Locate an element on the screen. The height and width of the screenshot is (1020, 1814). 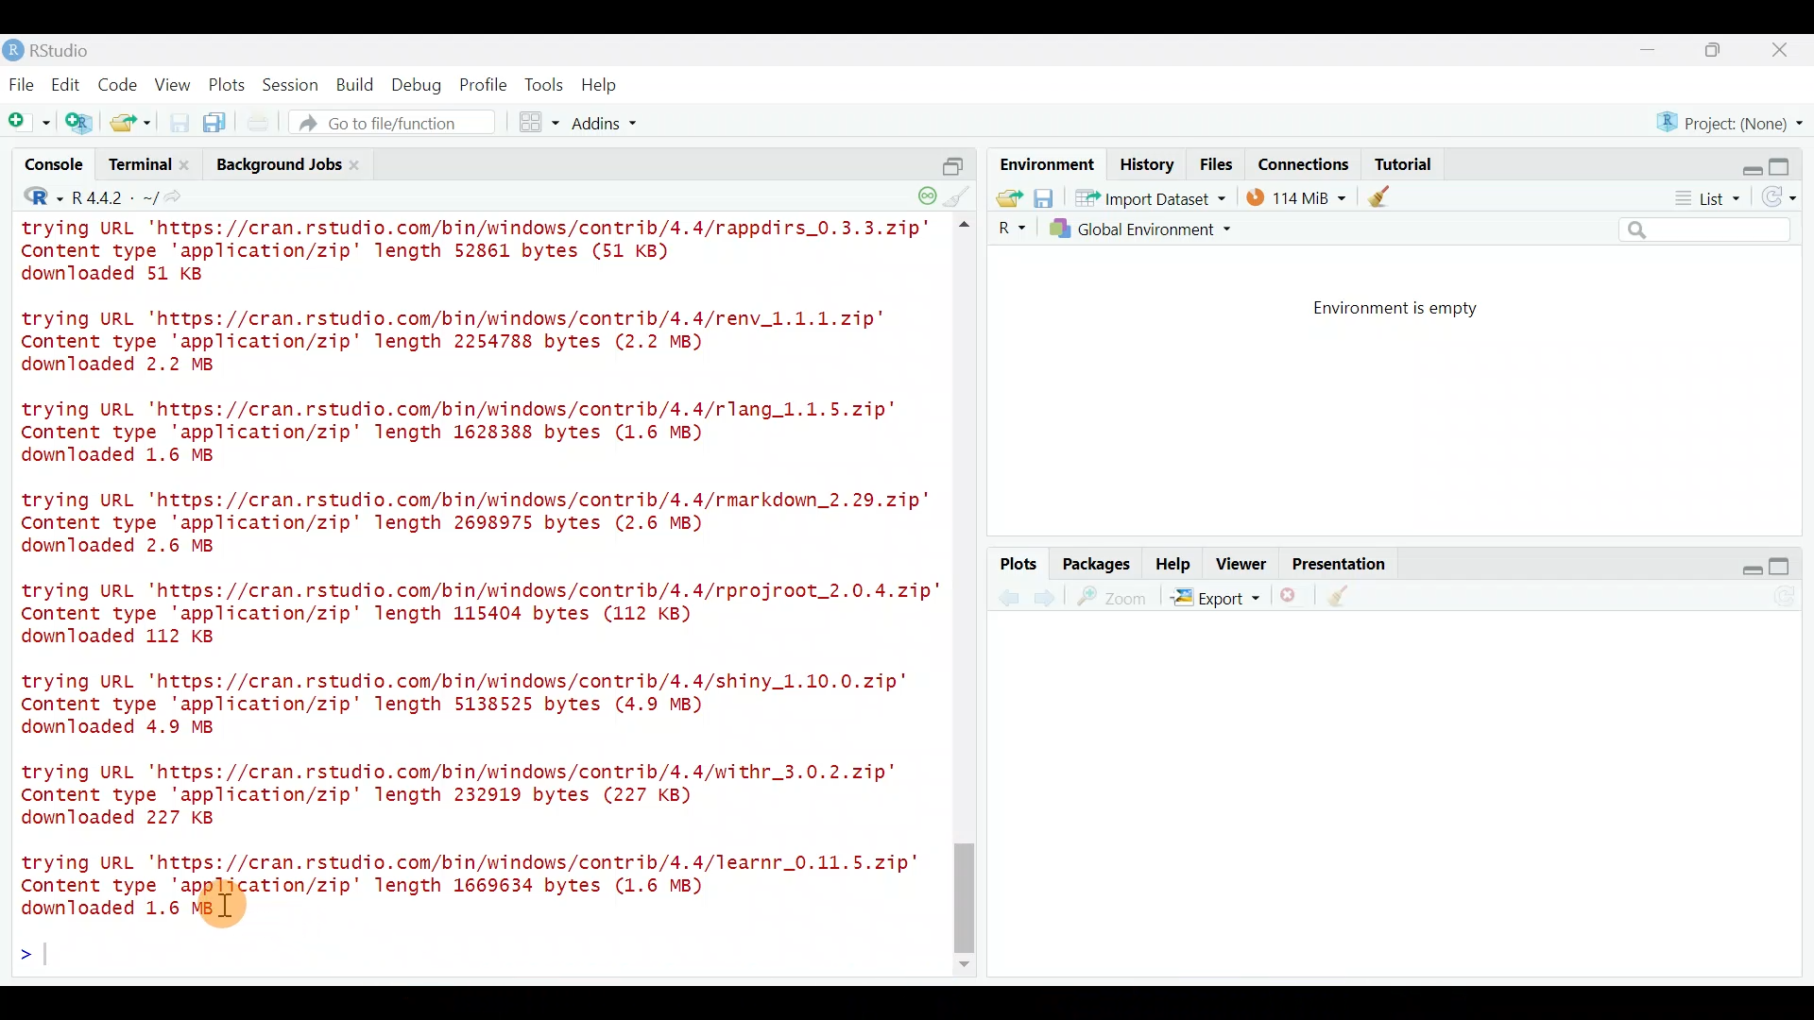
close terminal is located at coordinates (188, 166).